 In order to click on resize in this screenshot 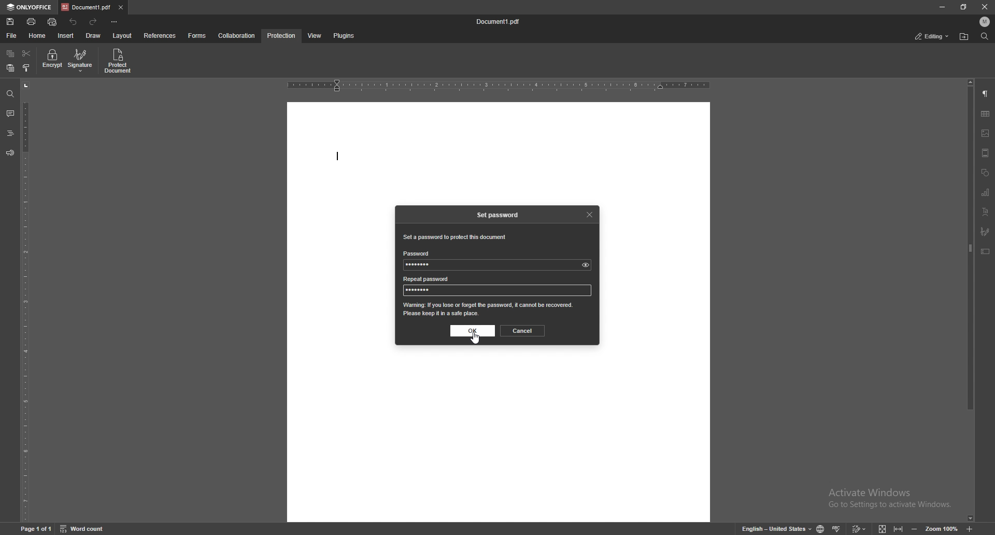, I will do `click(965, 7)`.